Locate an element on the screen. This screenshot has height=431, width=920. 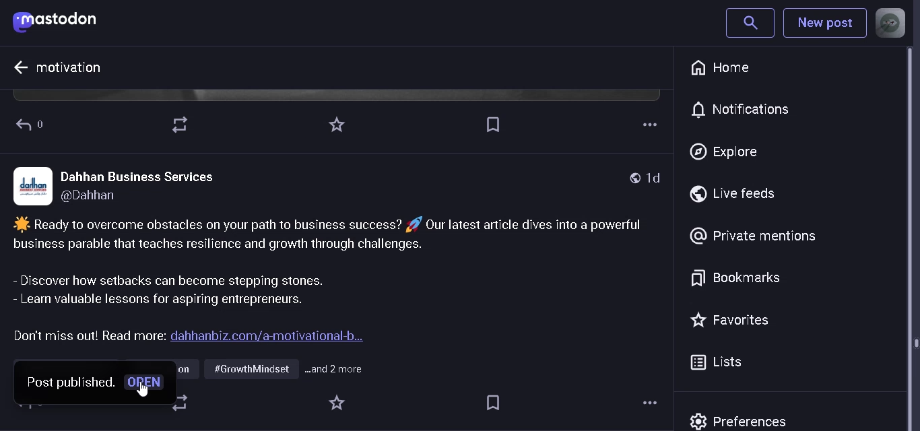
lists is located at coordinates (719, 363).